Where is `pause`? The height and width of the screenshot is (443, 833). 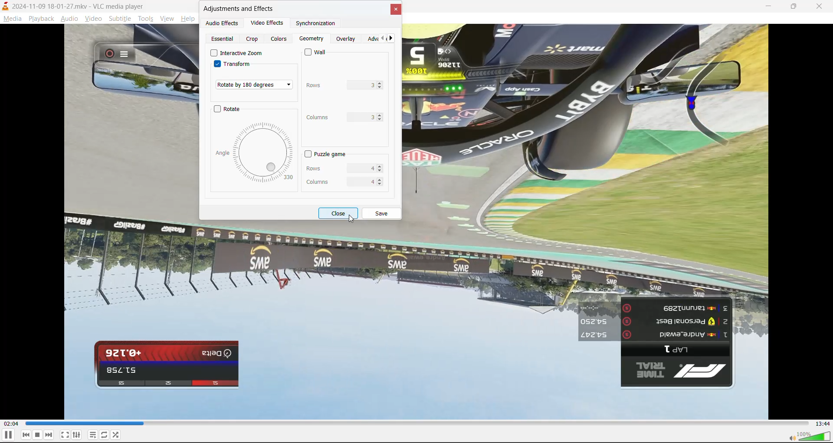
pause is located at coordinates (8, 436).